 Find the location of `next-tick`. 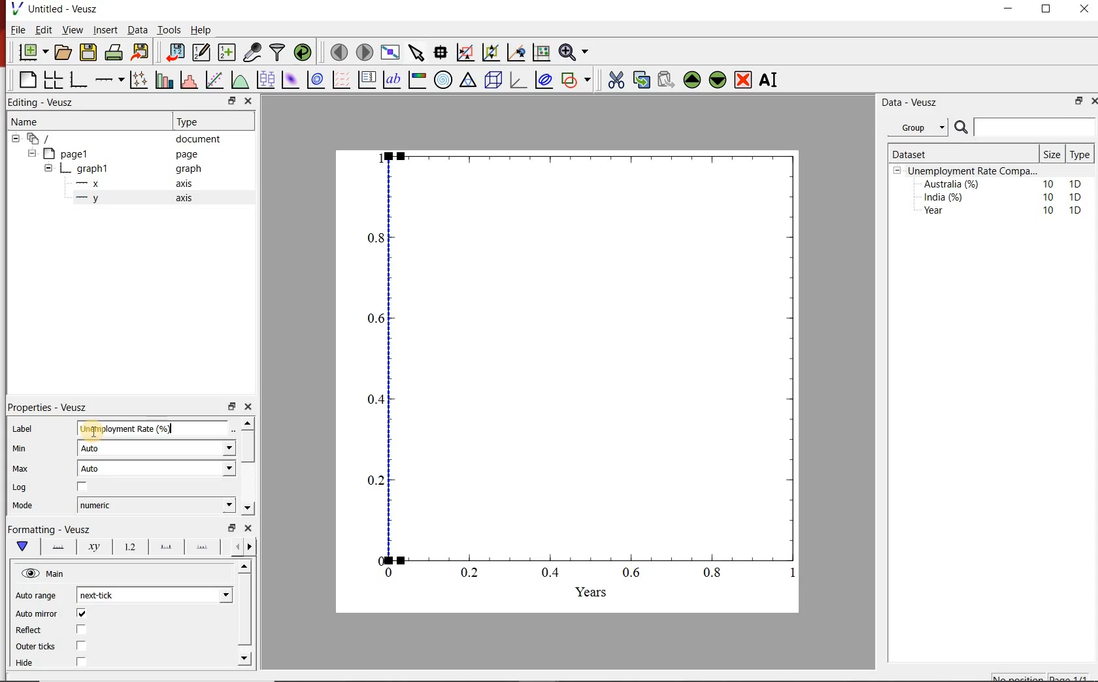

next-tick is located at coordinates (156, 593).